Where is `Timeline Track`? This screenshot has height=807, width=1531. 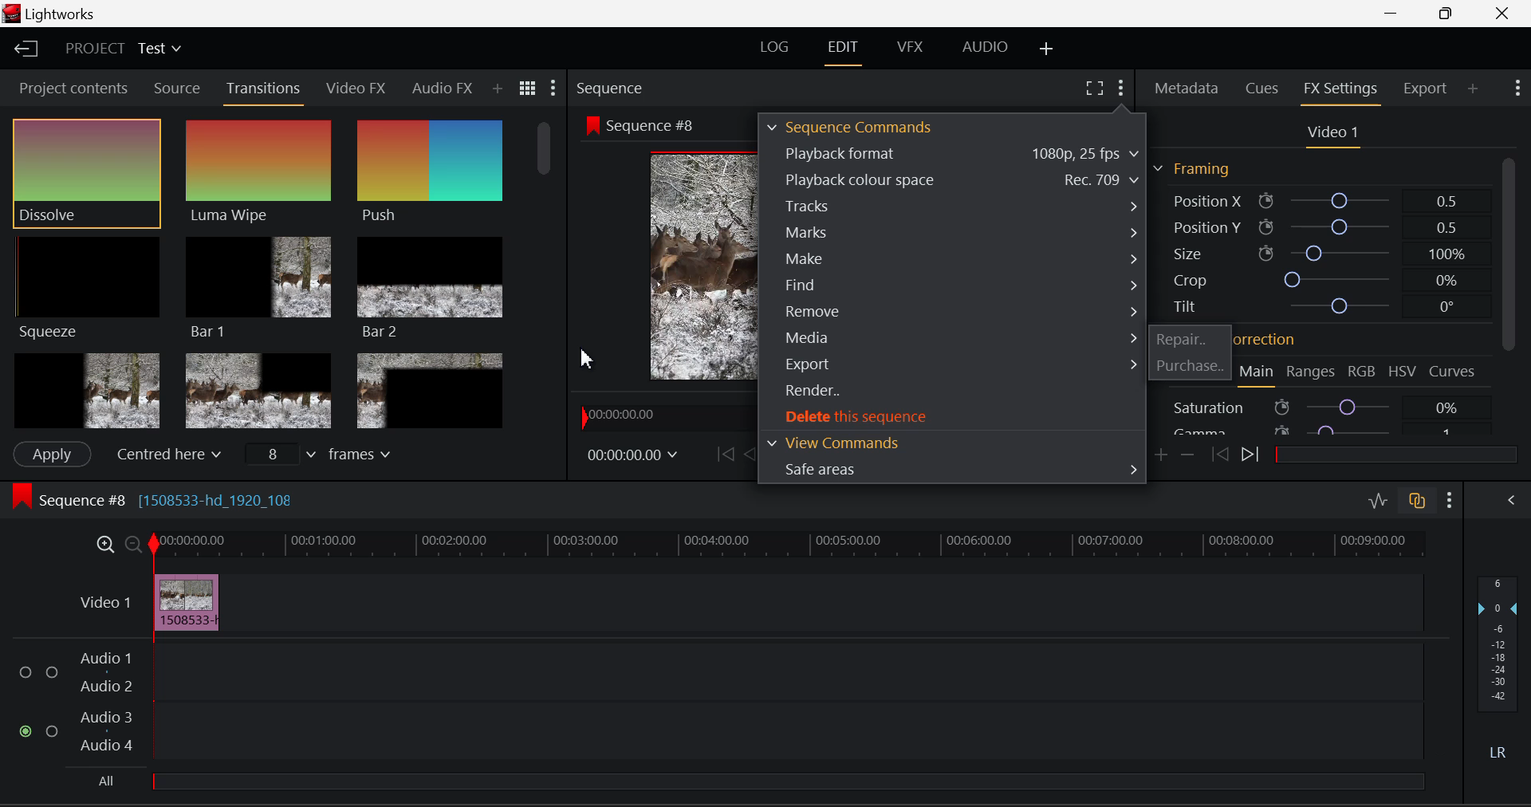 Timeline Track is located at coordinates (788, 545).